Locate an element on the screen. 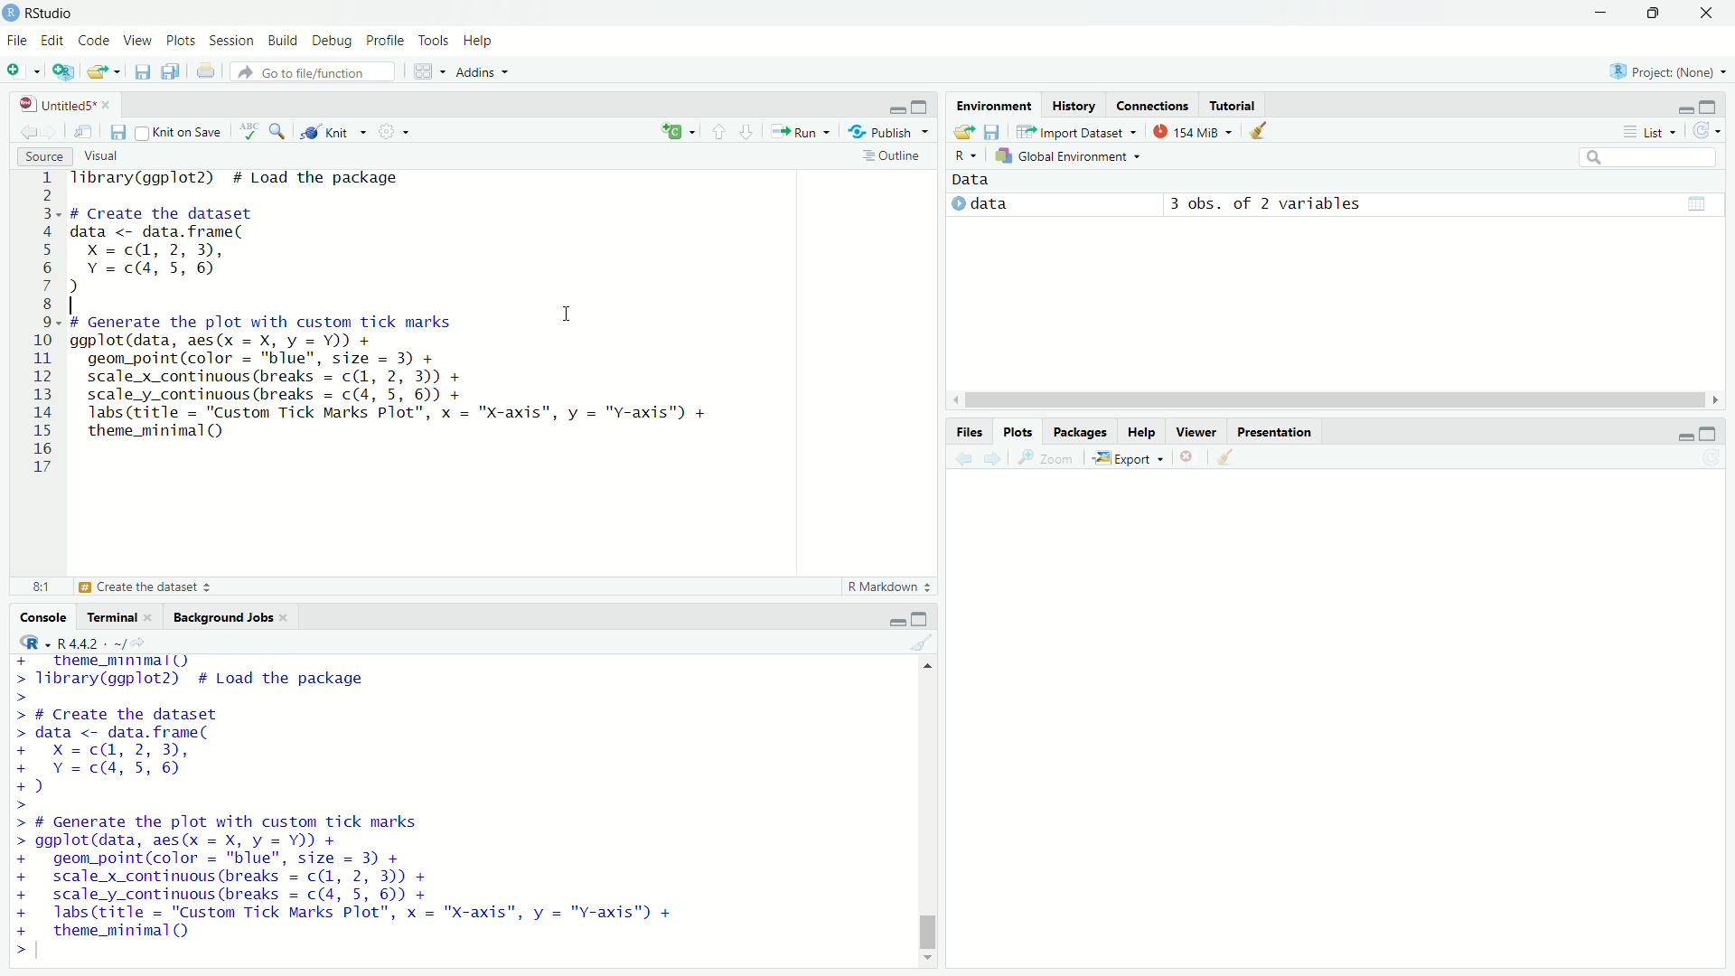 The height and width of the screenshot is (976, 1735). r markdown is located at coordinates (884, 586).